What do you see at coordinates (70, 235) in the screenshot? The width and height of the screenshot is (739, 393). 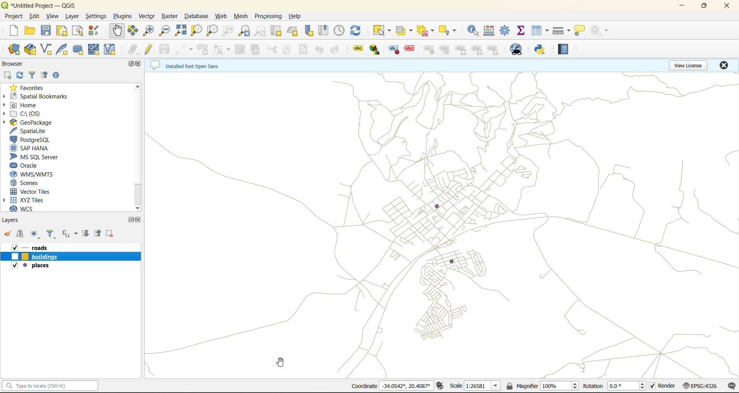 I see `filter by expression` at bounding box center [70, 235].